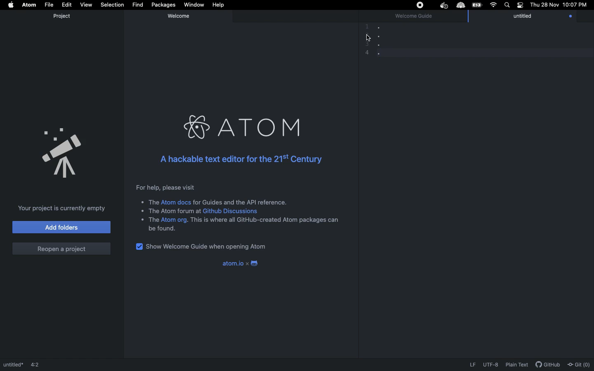 Image resolution: width=594 pixels, height=371 pixels. I want to click on text, so click(163, 229).